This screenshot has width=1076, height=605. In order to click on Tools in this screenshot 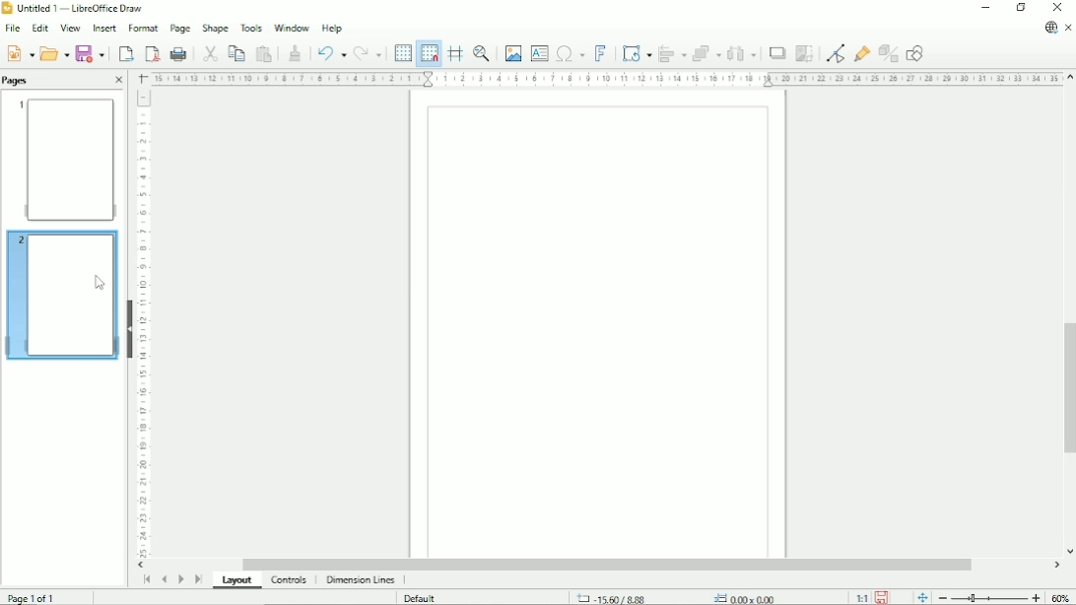, I will do `click(251, 27)`.